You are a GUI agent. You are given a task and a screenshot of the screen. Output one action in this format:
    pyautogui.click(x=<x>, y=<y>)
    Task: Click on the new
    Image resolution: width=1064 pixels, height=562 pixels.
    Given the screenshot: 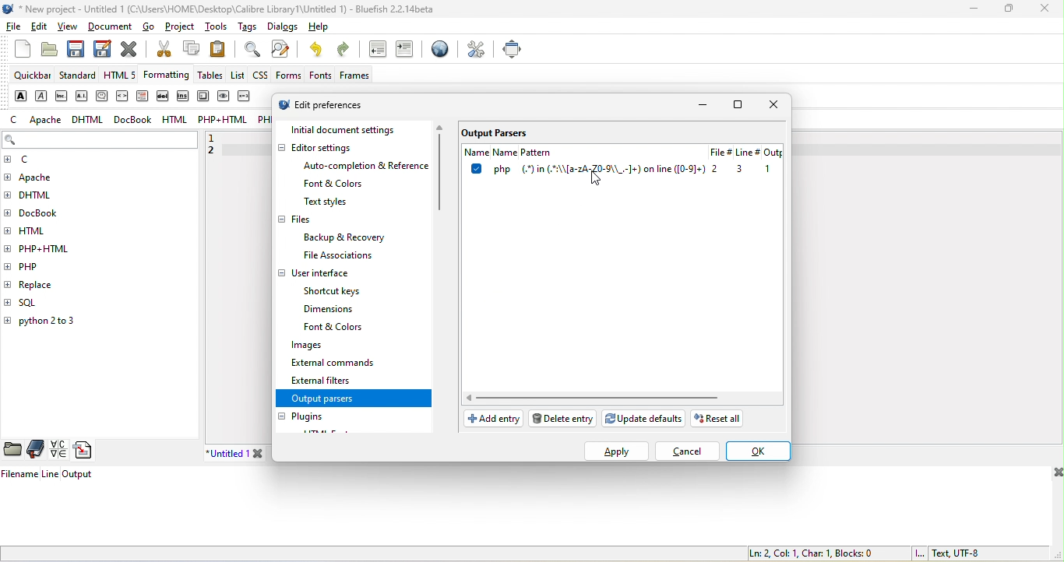 What is the action you would take?
    pyautogui.click(x=16, y=54)
    